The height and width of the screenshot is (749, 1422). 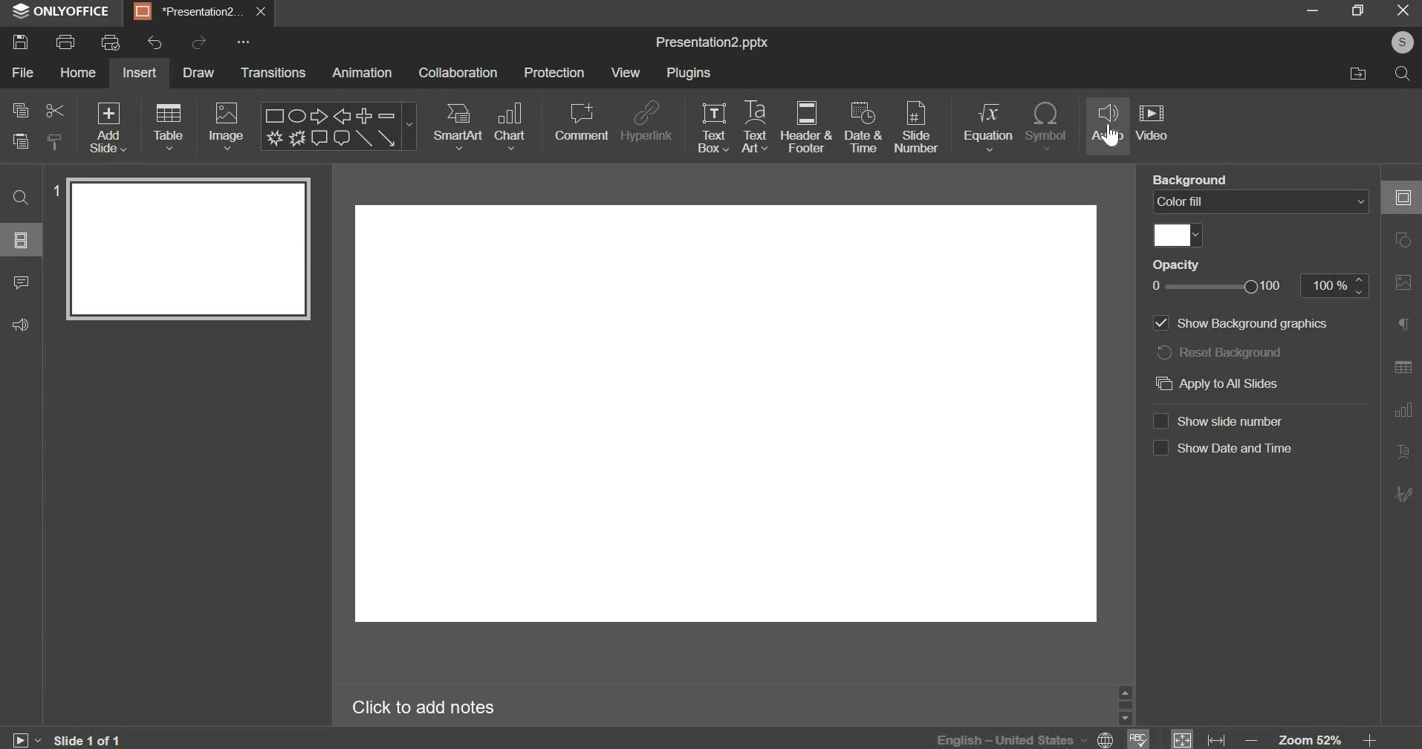 I want to click on increase/decrease opacity, so click(x=1361, y=285).